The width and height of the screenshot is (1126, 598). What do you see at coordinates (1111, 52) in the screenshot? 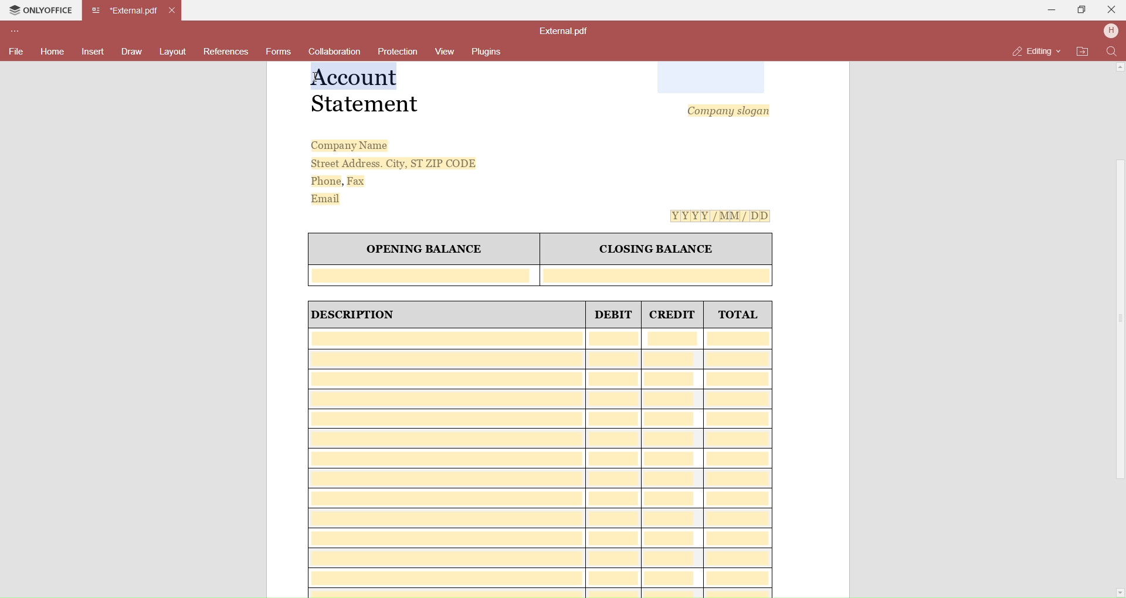
I see `Find` at bounding box center [1111, 52].